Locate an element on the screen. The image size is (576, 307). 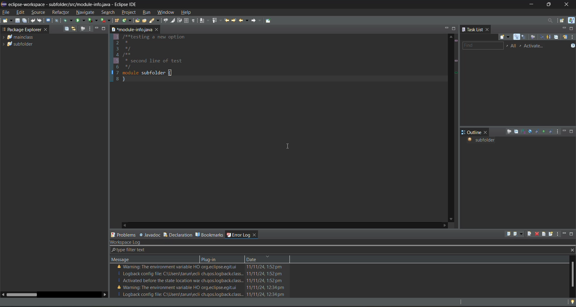
clear log viewer is located at coordinates (529, 235).